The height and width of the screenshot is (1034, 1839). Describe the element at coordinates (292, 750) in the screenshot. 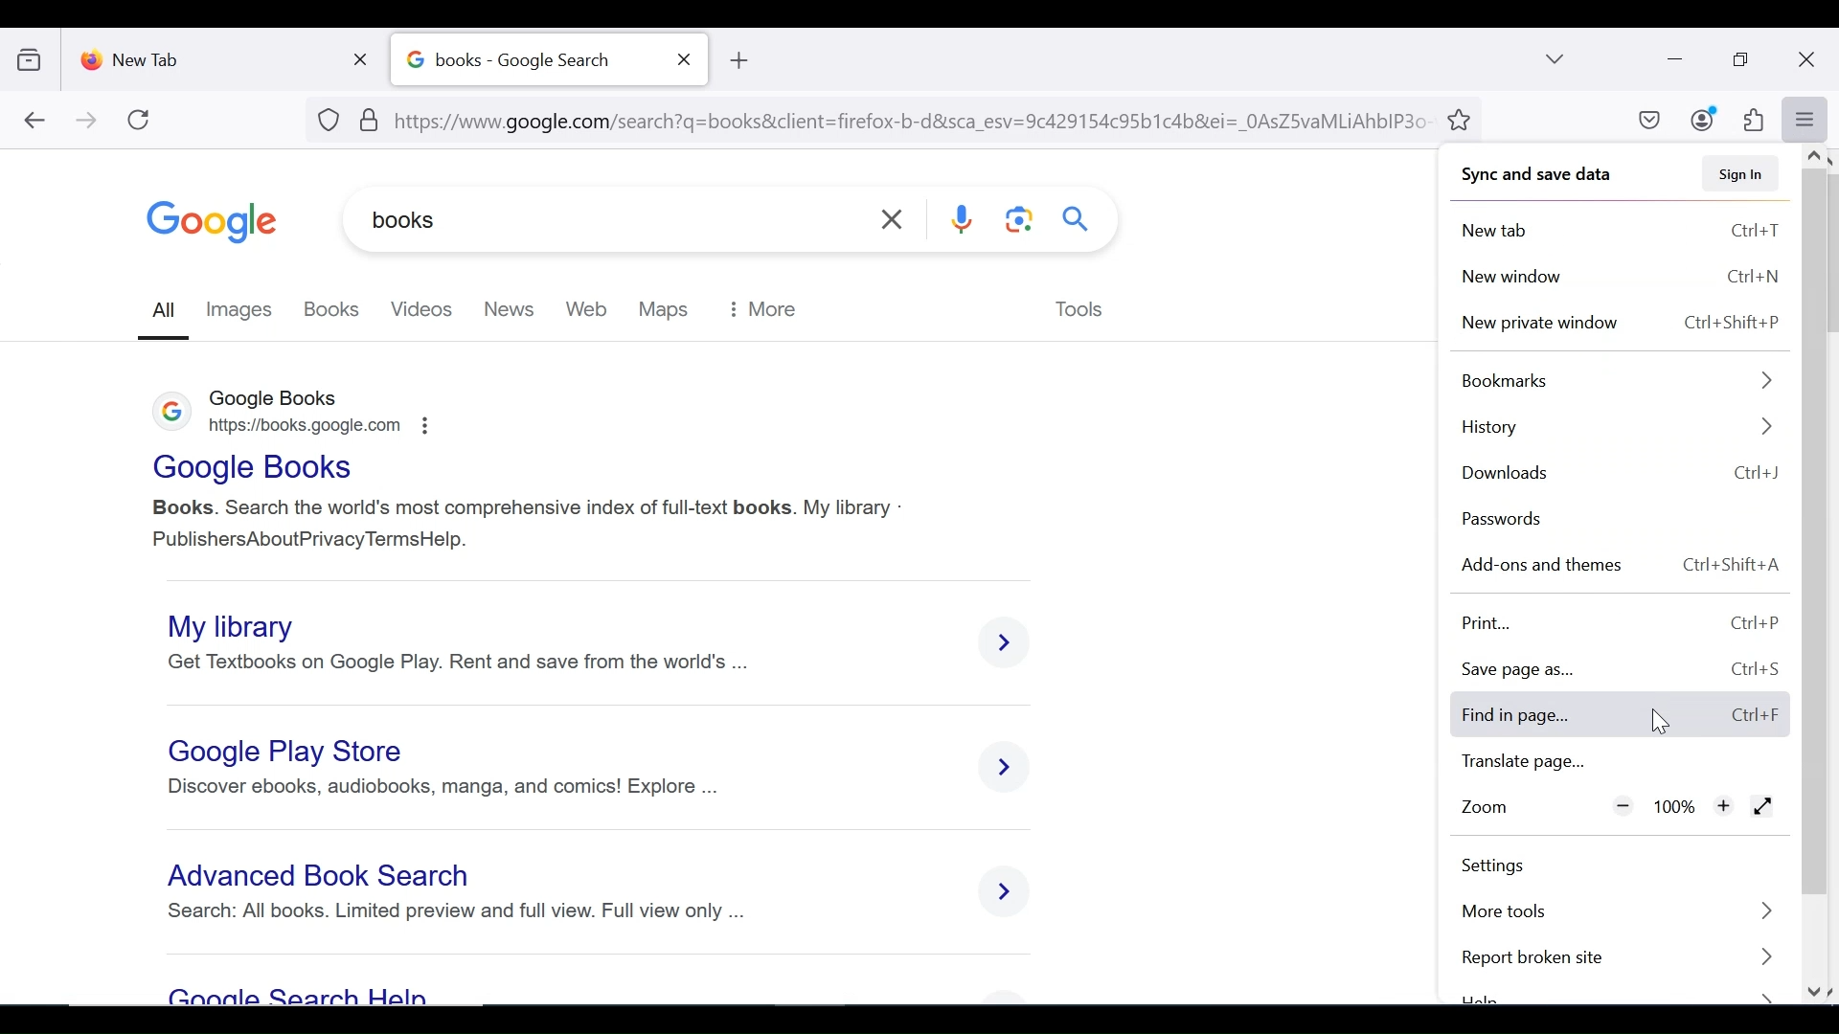

I see `Google Play Store` at that location.